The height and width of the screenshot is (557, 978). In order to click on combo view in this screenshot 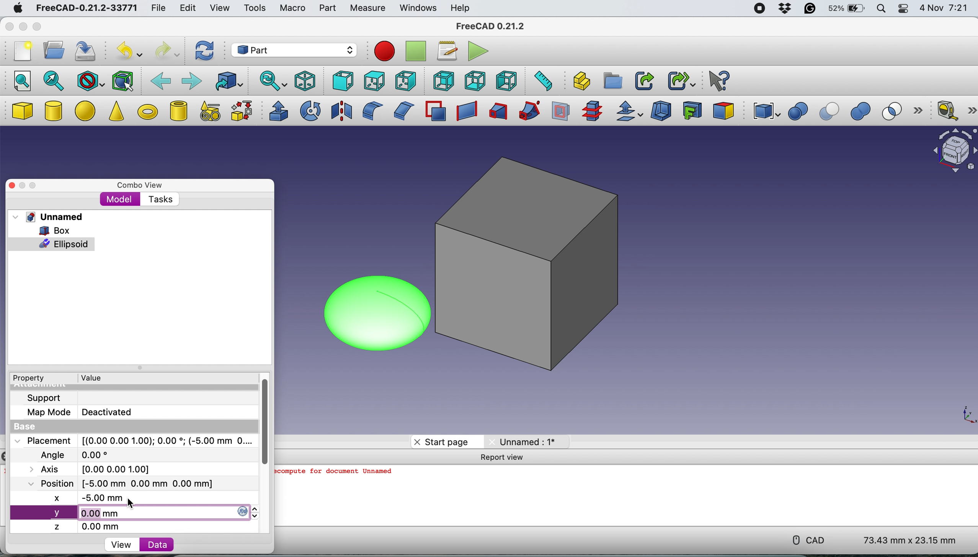, I will do `click(137, 183)`.